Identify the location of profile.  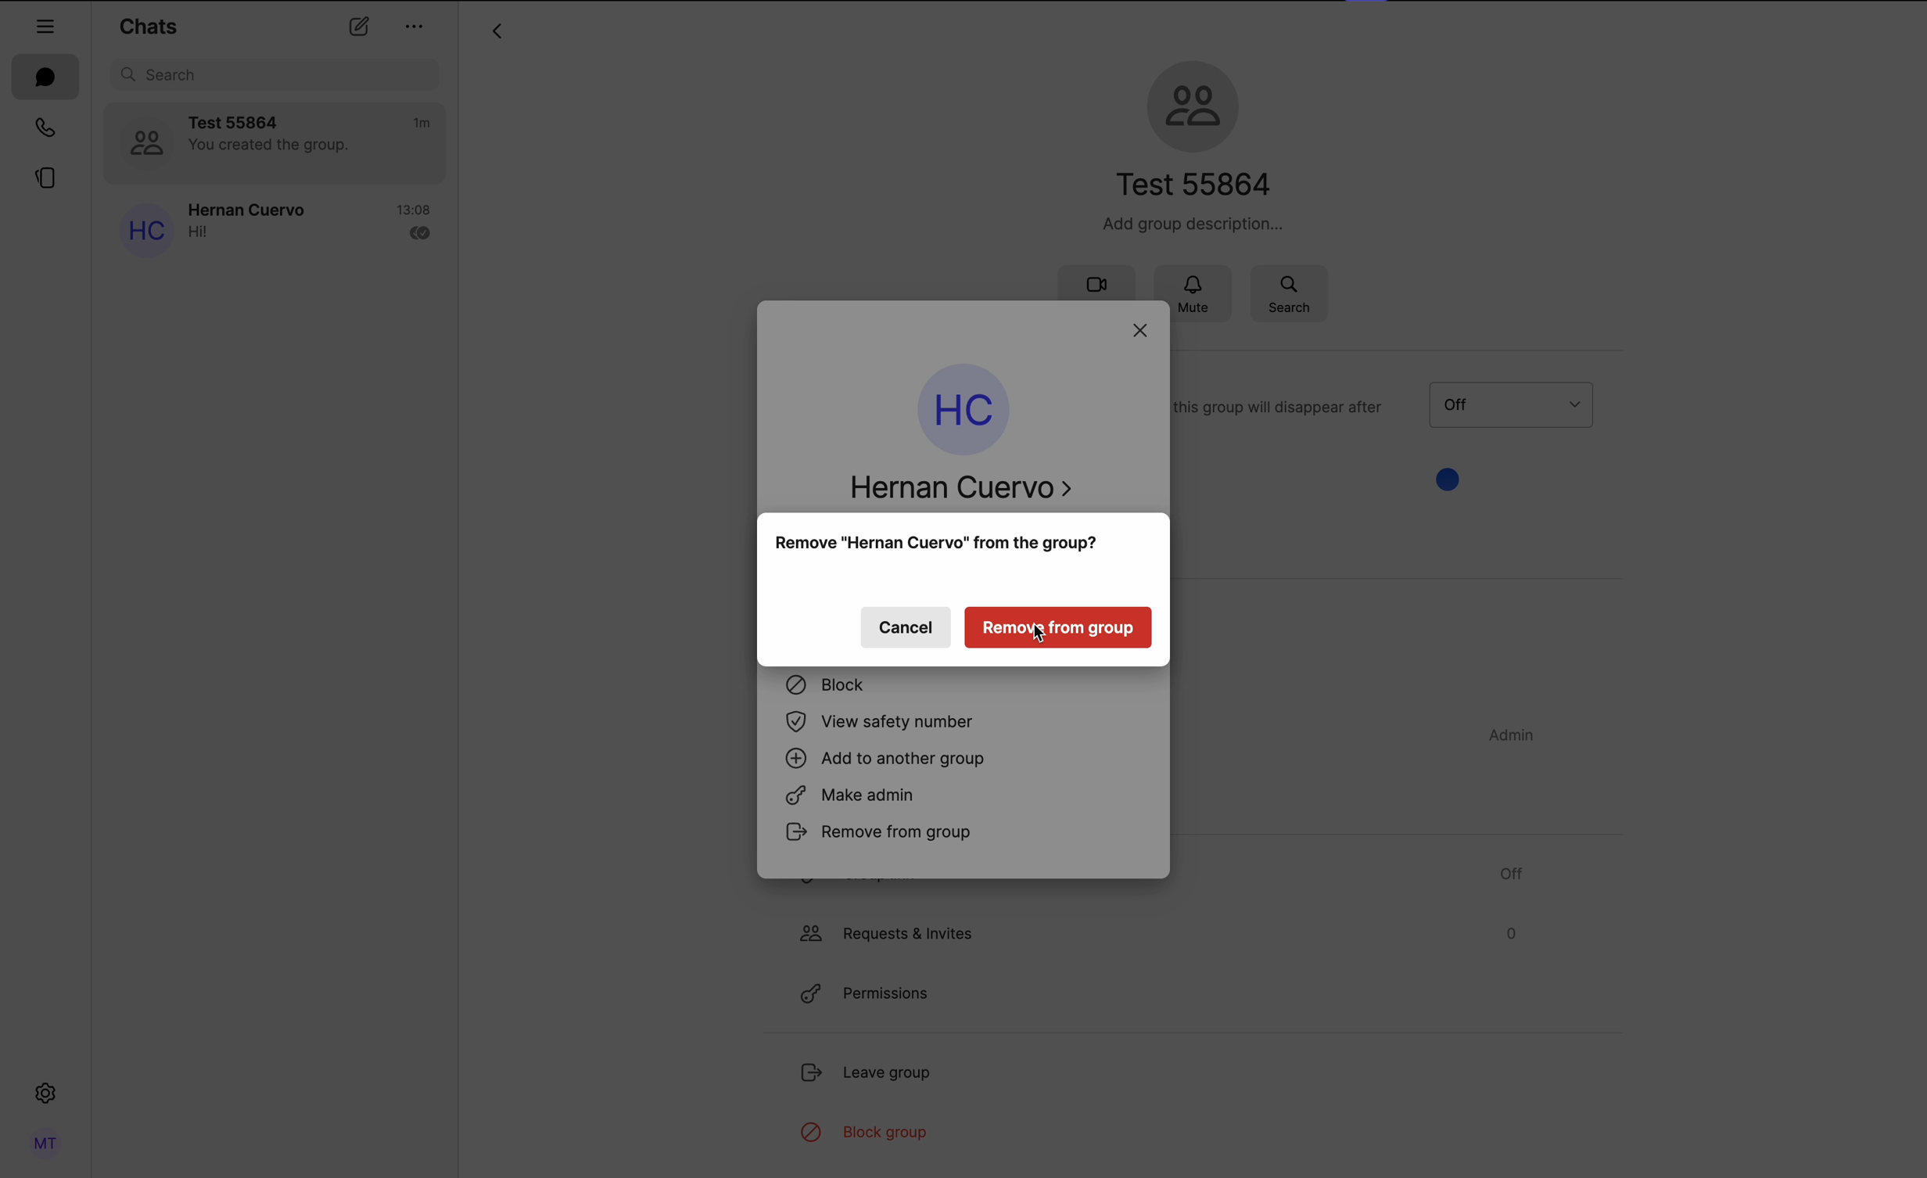
(43, 1144).